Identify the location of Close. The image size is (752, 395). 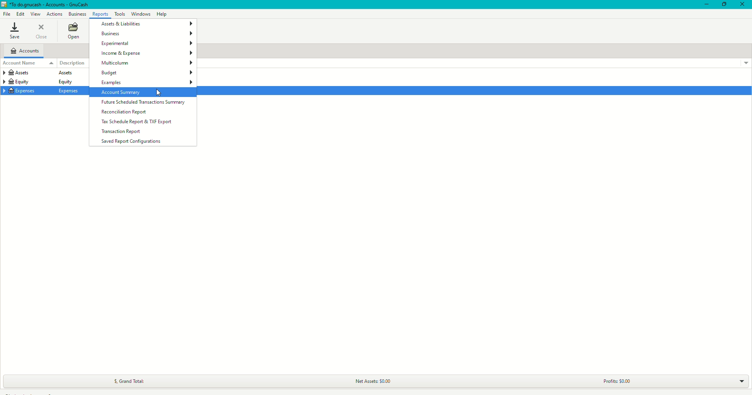
(743, 5).